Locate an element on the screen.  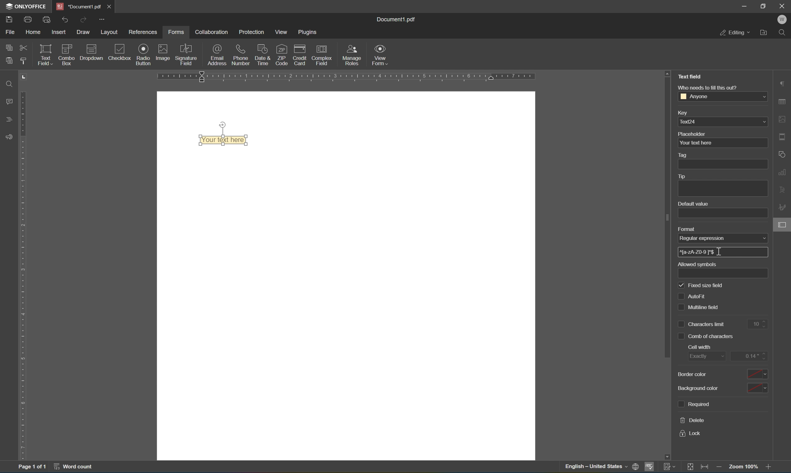
lock is located at coordinates (690, 434).